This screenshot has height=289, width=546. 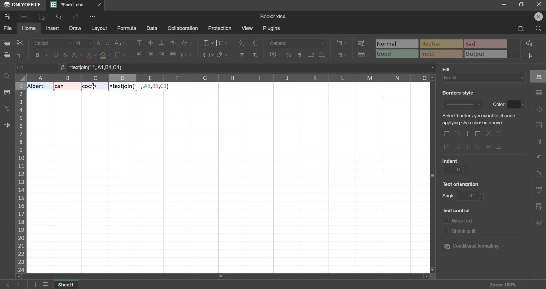 I want to click on layout, so click(x=99, y=29).